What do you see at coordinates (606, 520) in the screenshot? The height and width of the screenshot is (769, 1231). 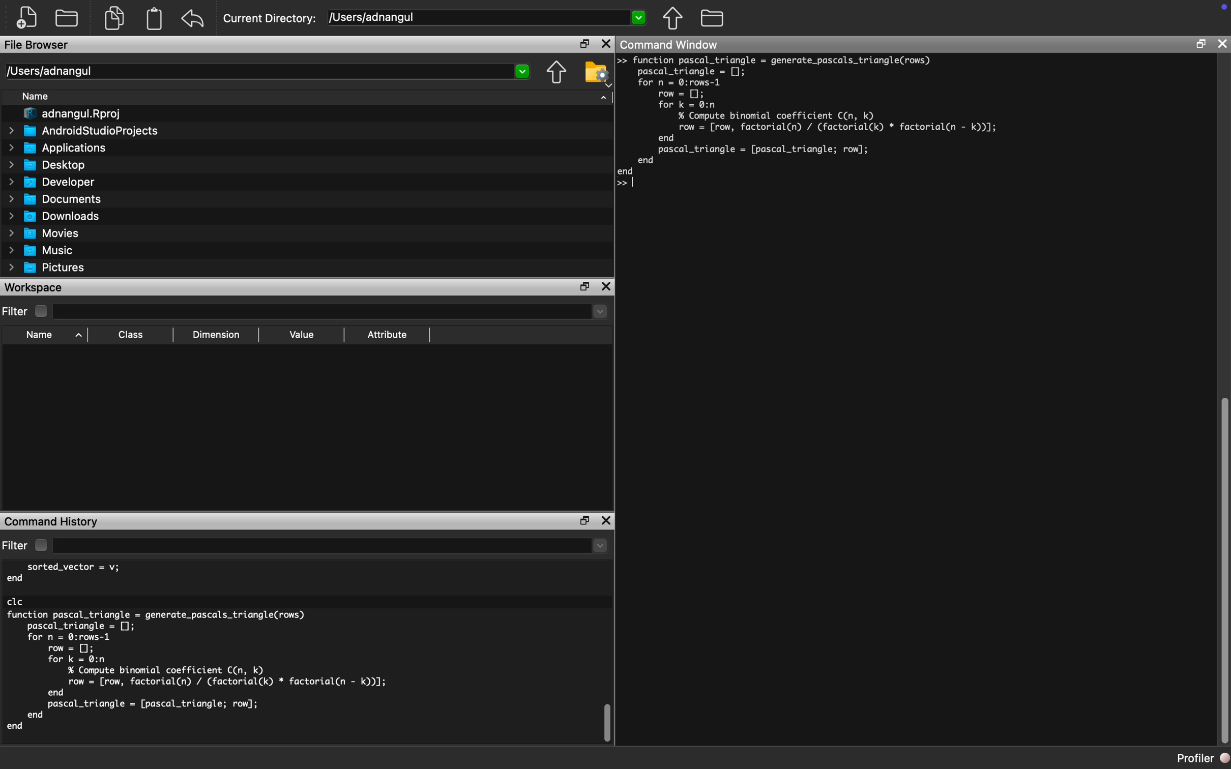 I see `Close` at bounding box center [606, 520].